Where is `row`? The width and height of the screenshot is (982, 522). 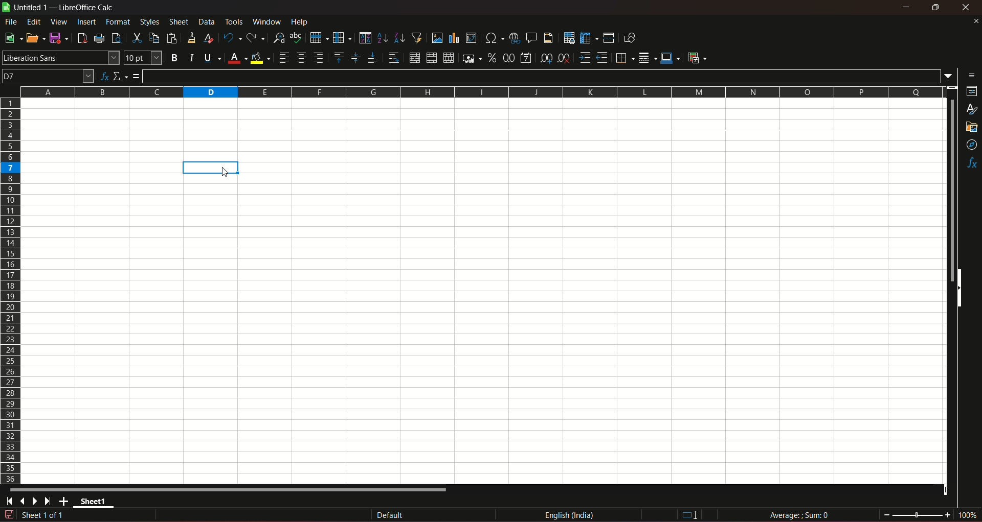
row is located at coordinates (317, 37).